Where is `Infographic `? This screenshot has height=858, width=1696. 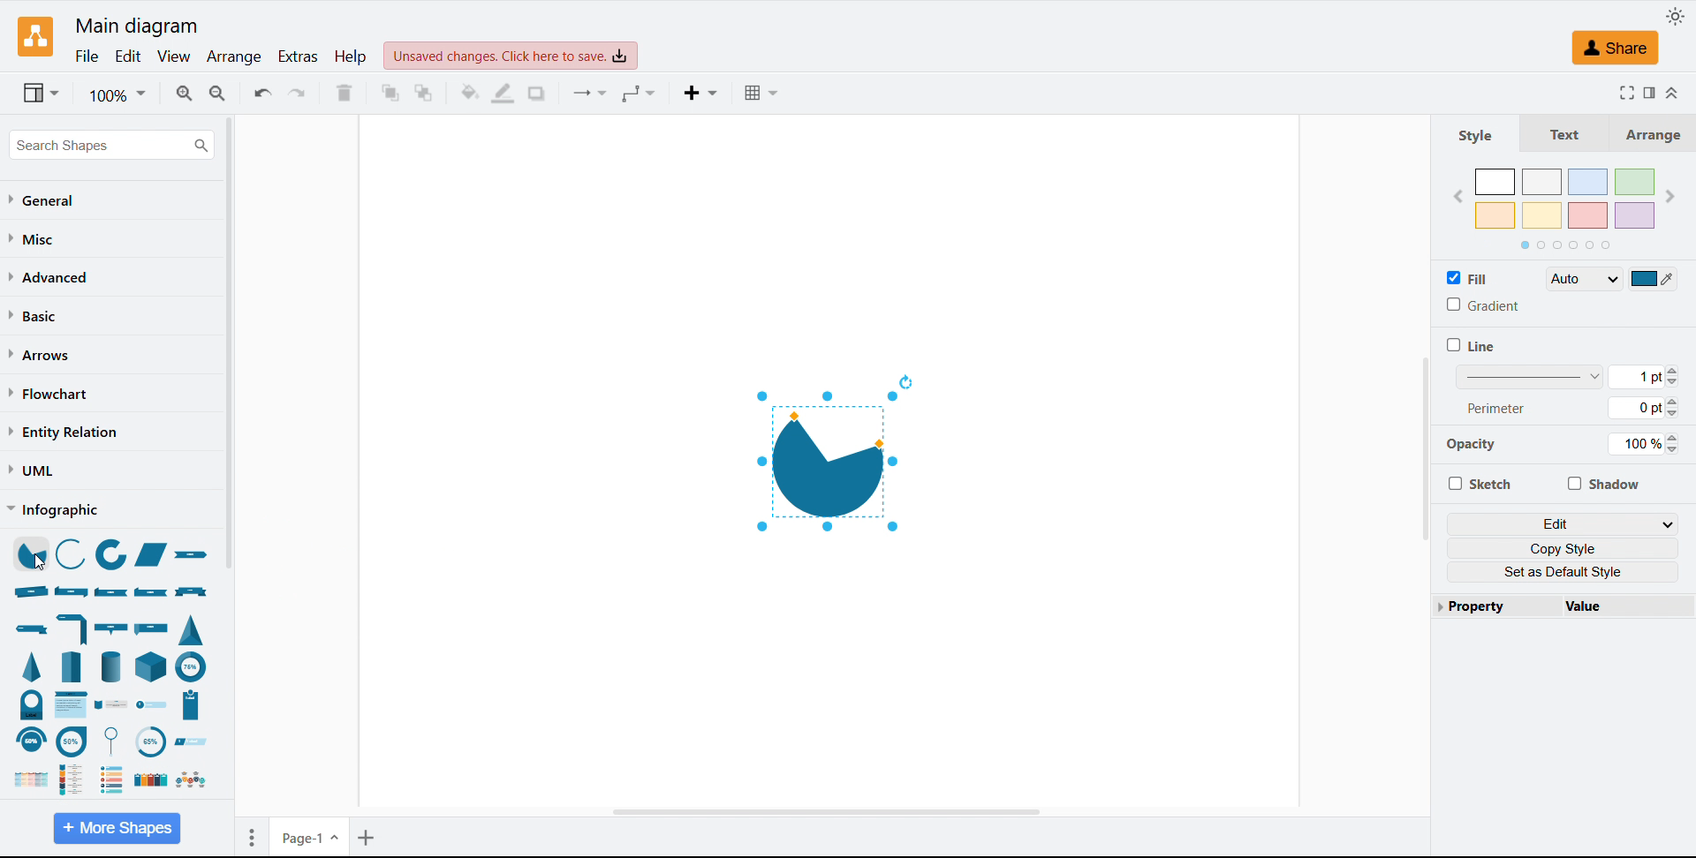 Infographic  is located at coordinates (51, 508).